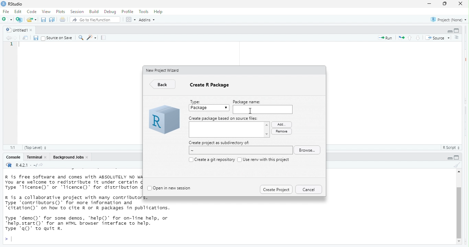 The height and width of the screenshot is (247, 469). I want to click on close, so click(89, 157).